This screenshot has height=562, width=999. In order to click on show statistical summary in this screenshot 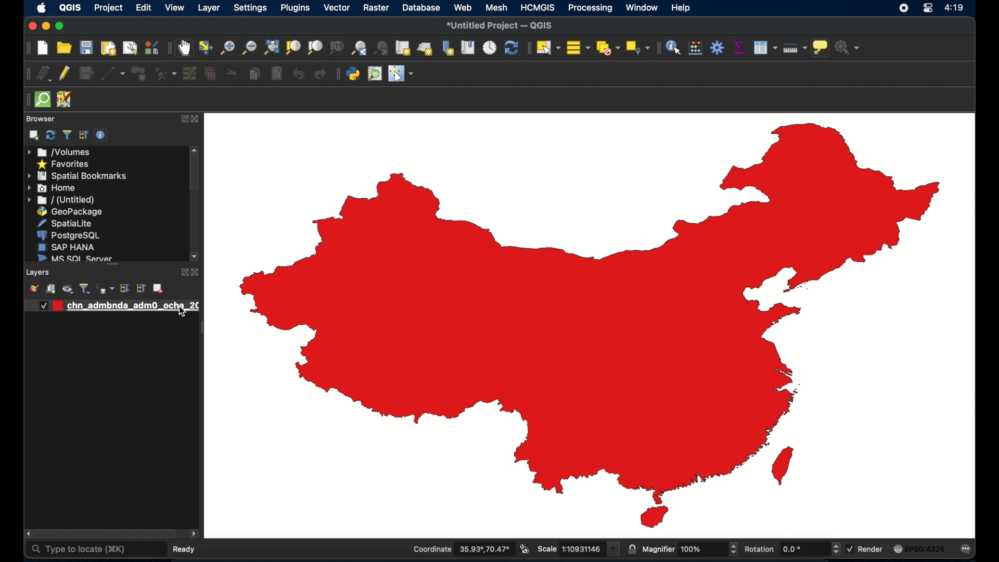, I will do `click(738, 48)`.